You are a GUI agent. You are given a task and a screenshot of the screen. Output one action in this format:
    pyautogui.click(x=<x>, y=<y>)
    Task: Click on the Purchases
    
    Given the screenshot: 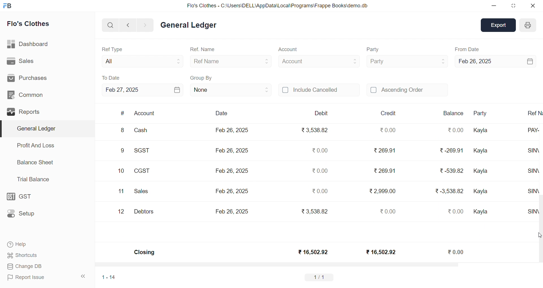 What is the action you would take?
    pyautogui.click(x=30, y=78)
    